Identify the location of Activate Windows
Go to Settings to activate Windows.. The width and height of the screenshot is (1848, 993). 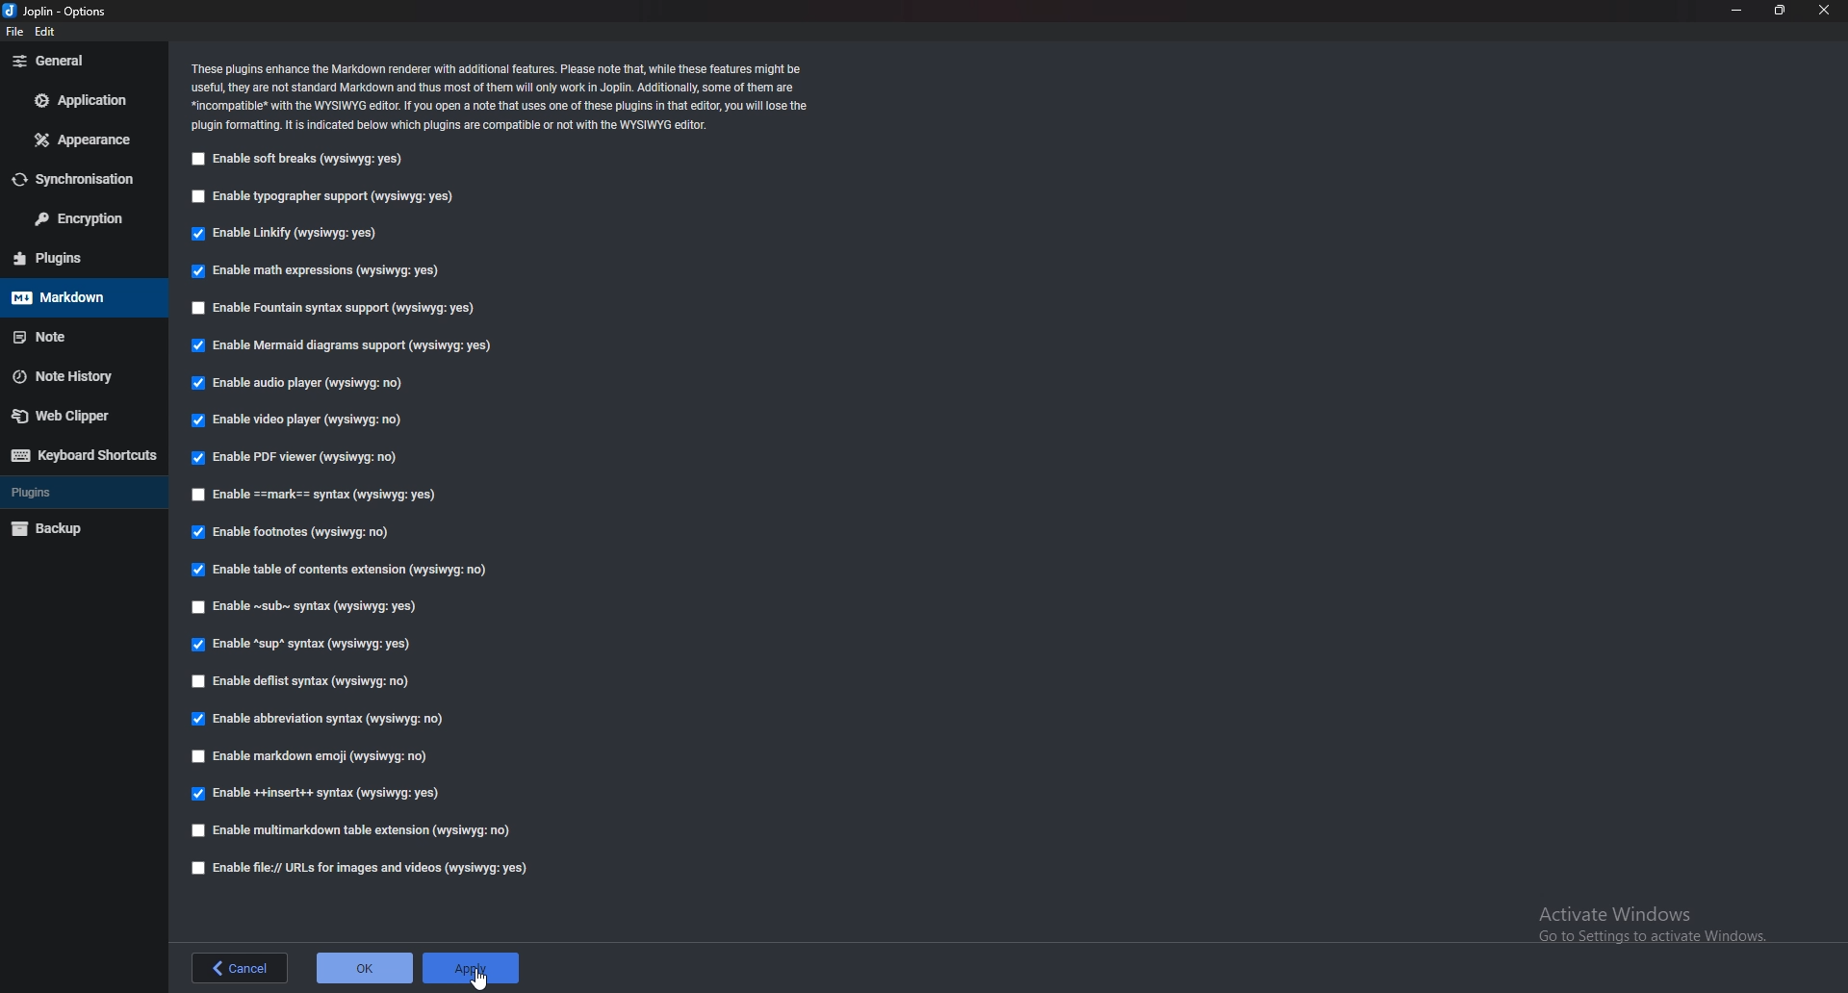
(1651, 918).